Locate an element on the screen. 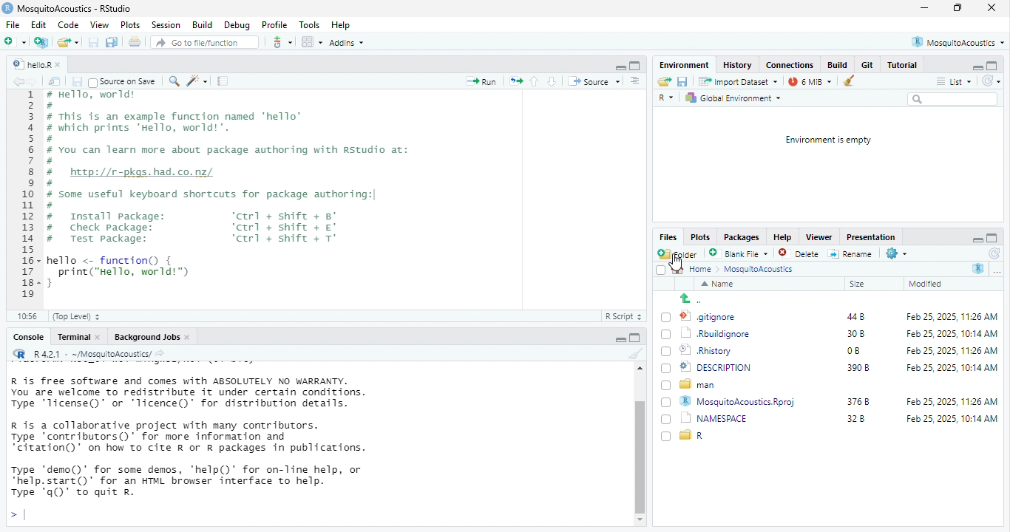 The height and width of the screenshot is (532, 1010). +
2
3
4
5
6
7
8
9

10
11
12
13
14
15
16
17
18
19 is located at coordinates (25, 198).